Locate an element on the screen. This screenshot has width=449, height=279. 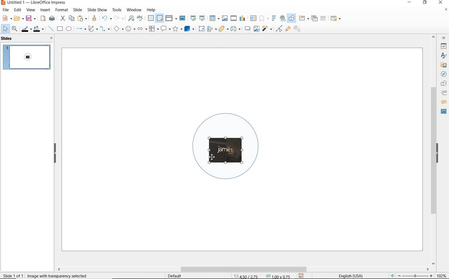
insert chart is located at coordinates (242, 18).